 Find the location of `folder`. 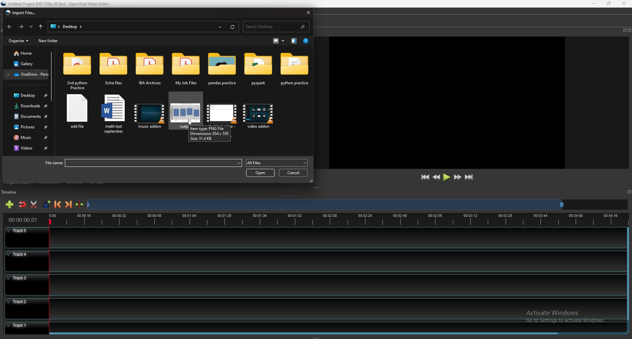

folder is located at coordinates (258, 71).